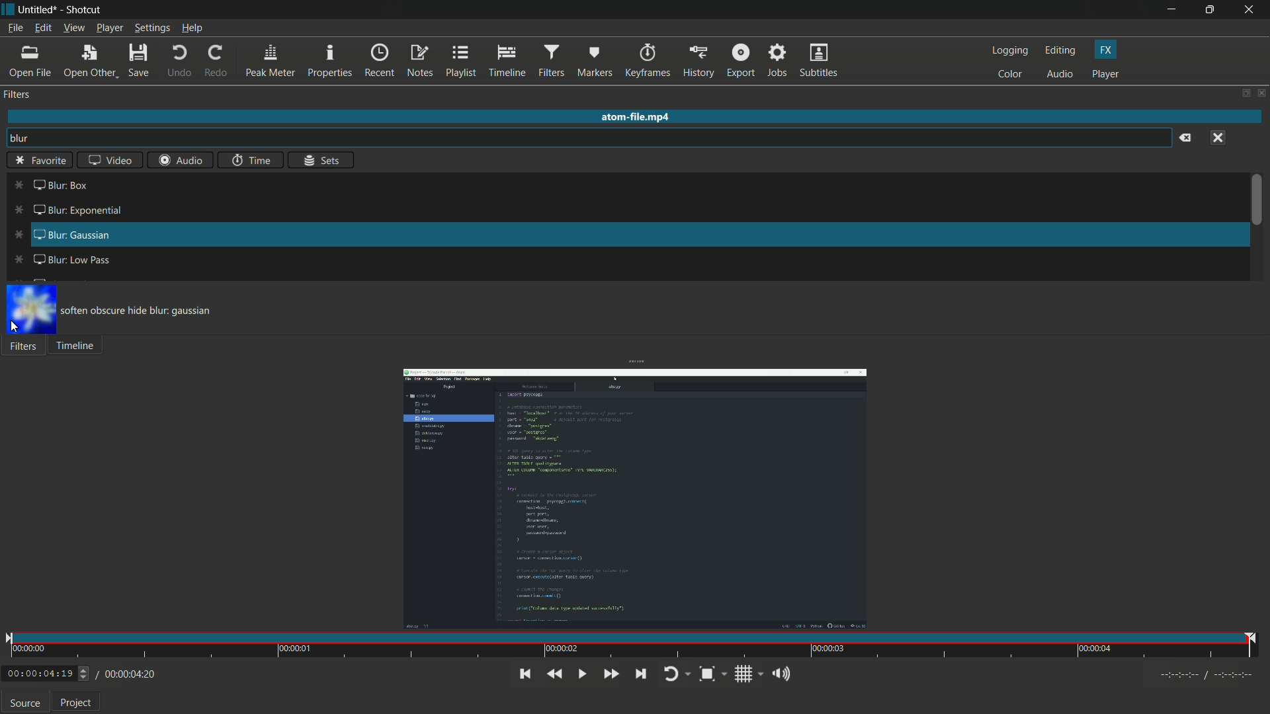  What do you see at coordinates (194, 28) in the screenshot?
I see `help menu` at bounding box center [194, 28].